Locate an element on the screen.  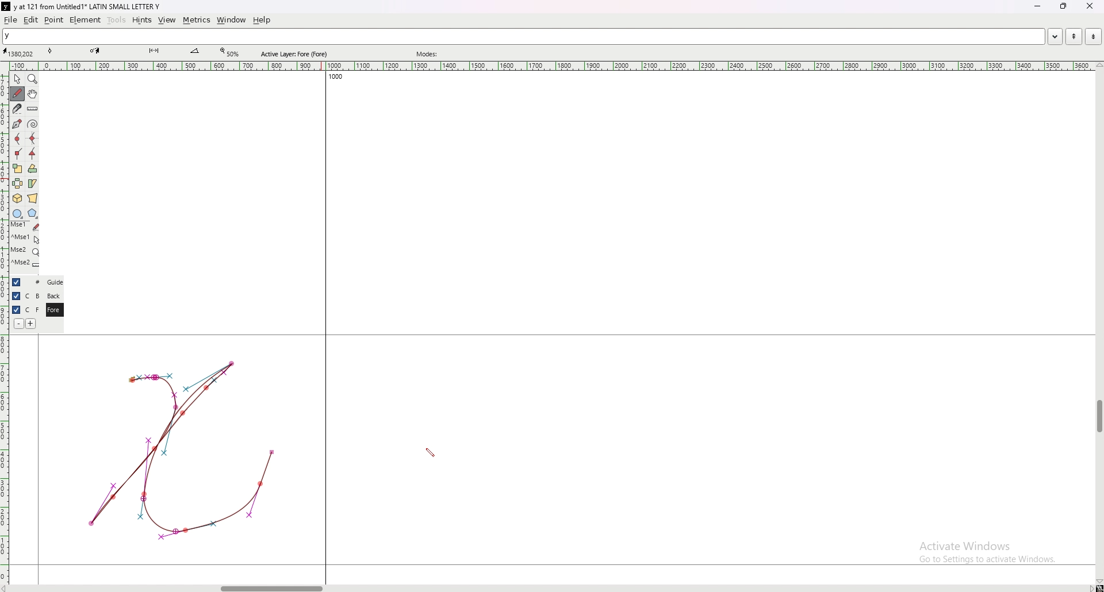
hide layer is located at coordinates (16, 296).